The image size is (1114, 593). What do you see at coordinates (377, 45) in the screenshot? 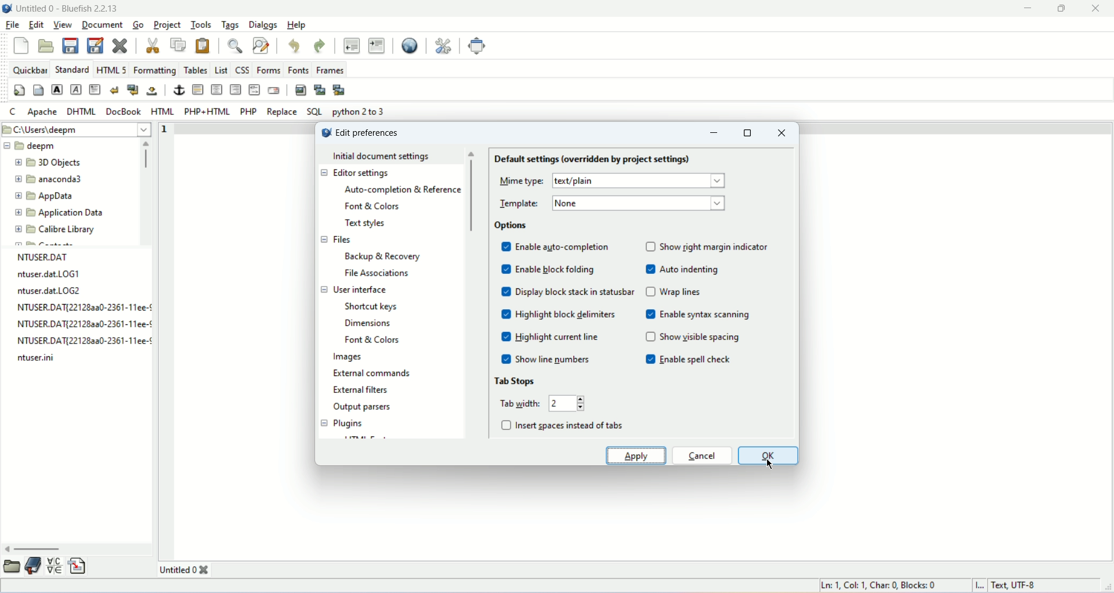
I see `indent` at bounding box center [377, 45].